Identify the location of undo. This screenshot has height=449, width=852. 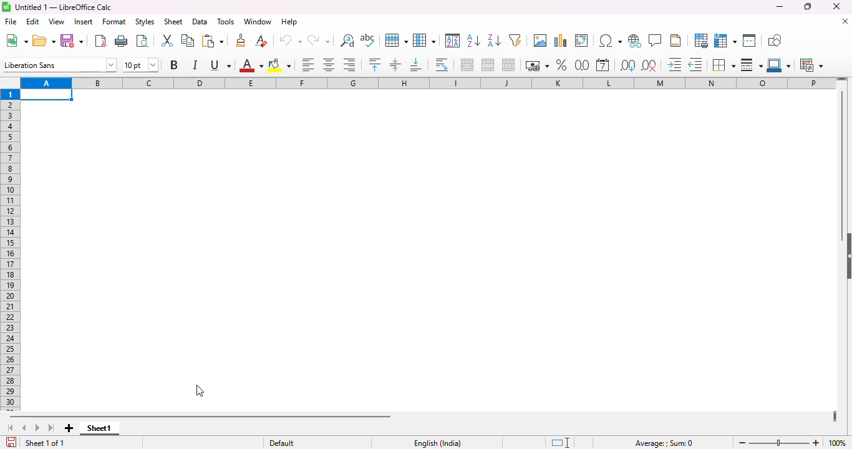
(290, 41).